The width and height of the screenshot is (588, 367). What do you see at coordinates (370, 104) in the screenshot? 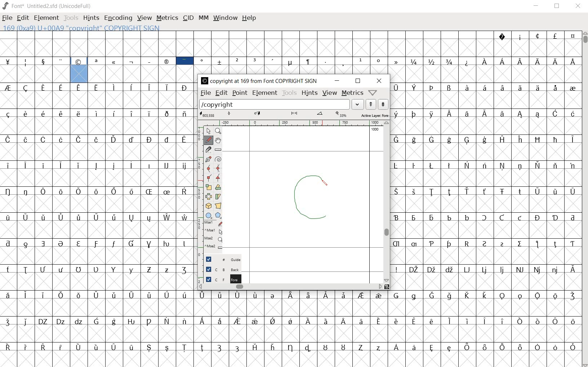
I see `show the next word on the list` at bounding box center [370, 104].